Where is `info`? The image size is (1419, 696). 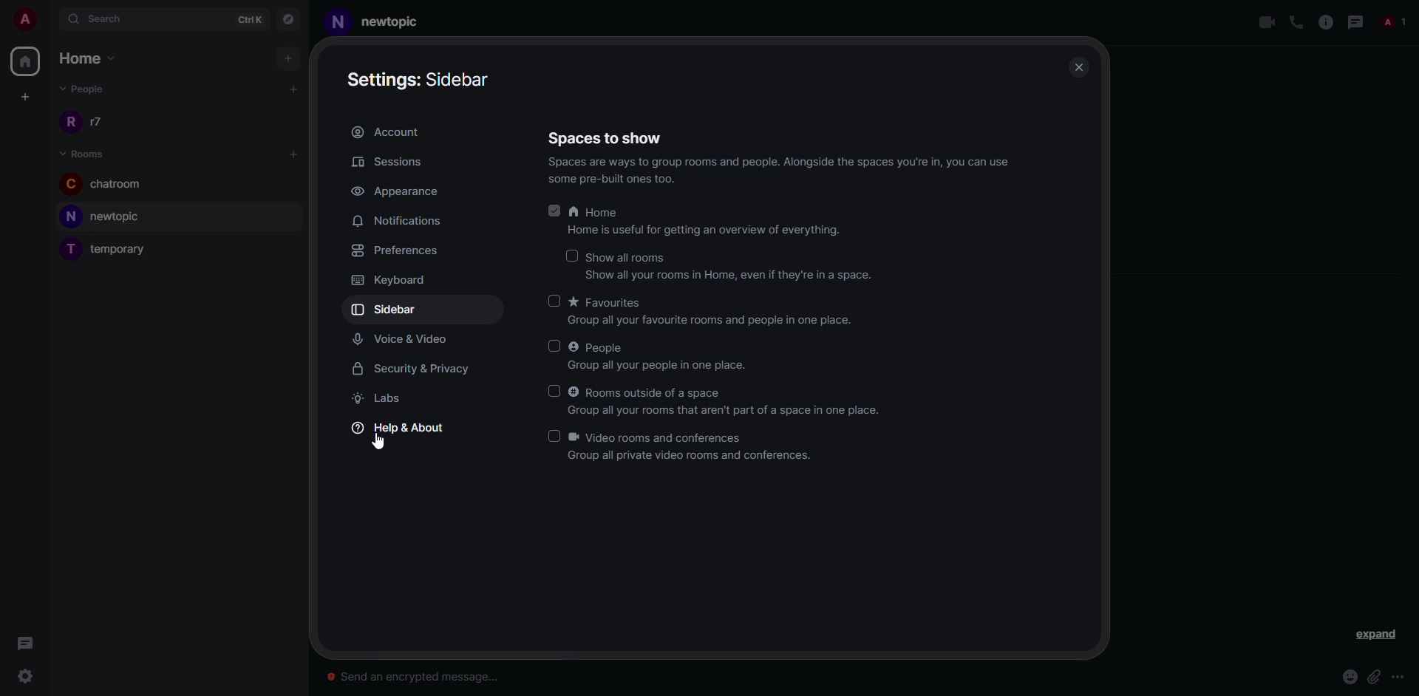 info is located at coordinates (661, 367).